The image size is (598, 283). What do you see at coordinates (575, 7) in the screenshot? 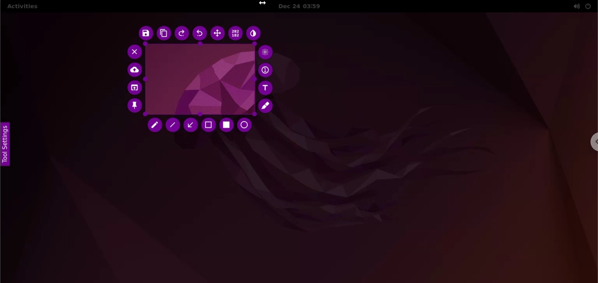
I see `sound options ` at bounding box center [575, 7].